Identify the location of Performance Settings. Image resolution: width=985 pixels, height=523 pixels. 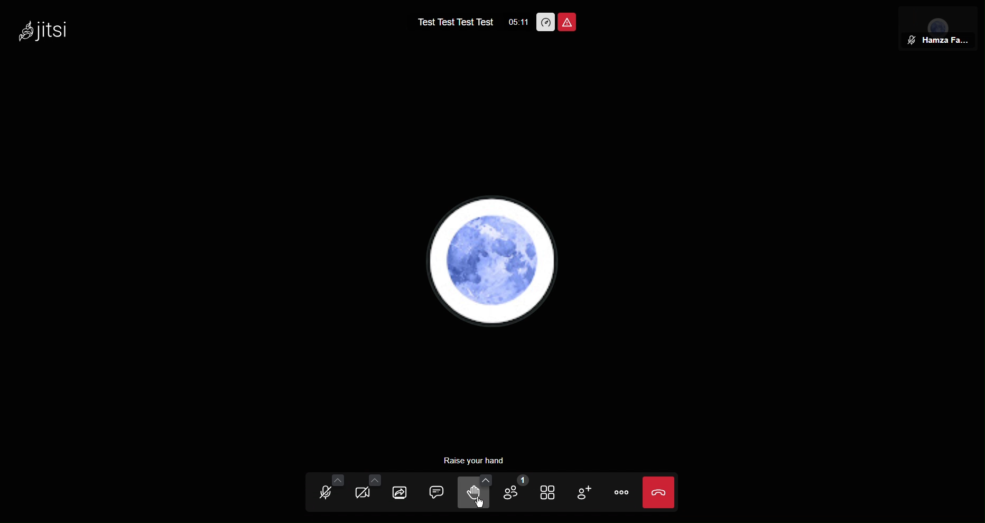
(545, 22).